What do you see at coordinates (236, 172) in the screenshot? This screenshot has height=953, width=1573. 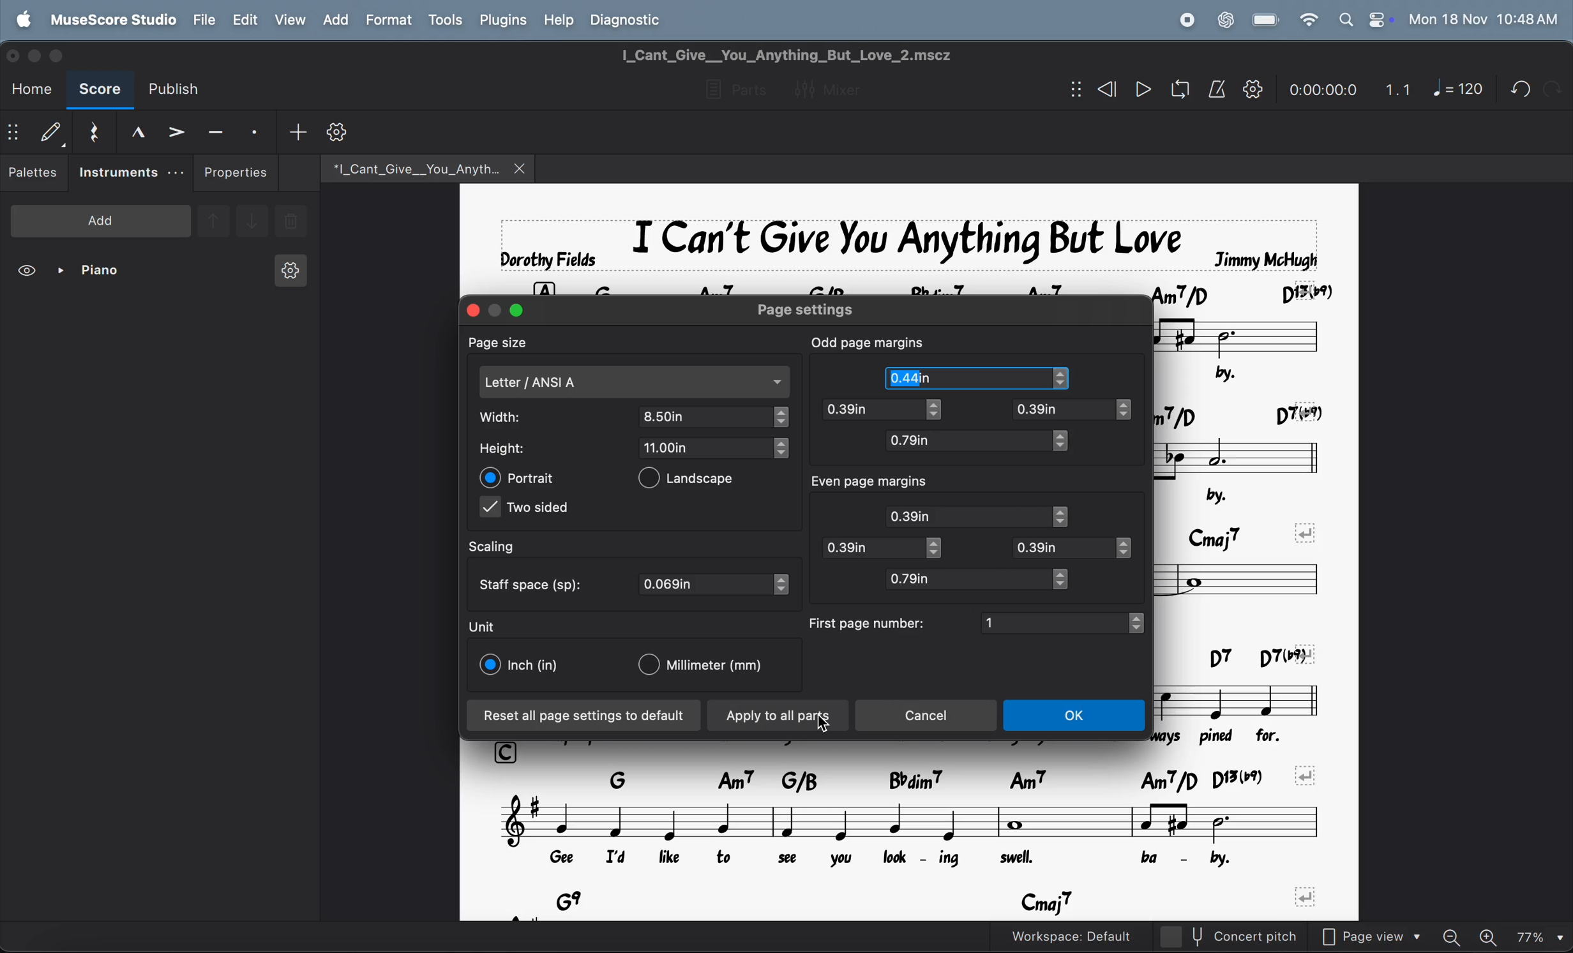 I see `properties` at bounding box center [236, 172].